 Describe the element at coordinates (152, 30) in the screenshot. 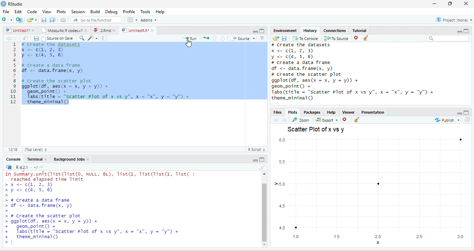

I see `close` at that location.